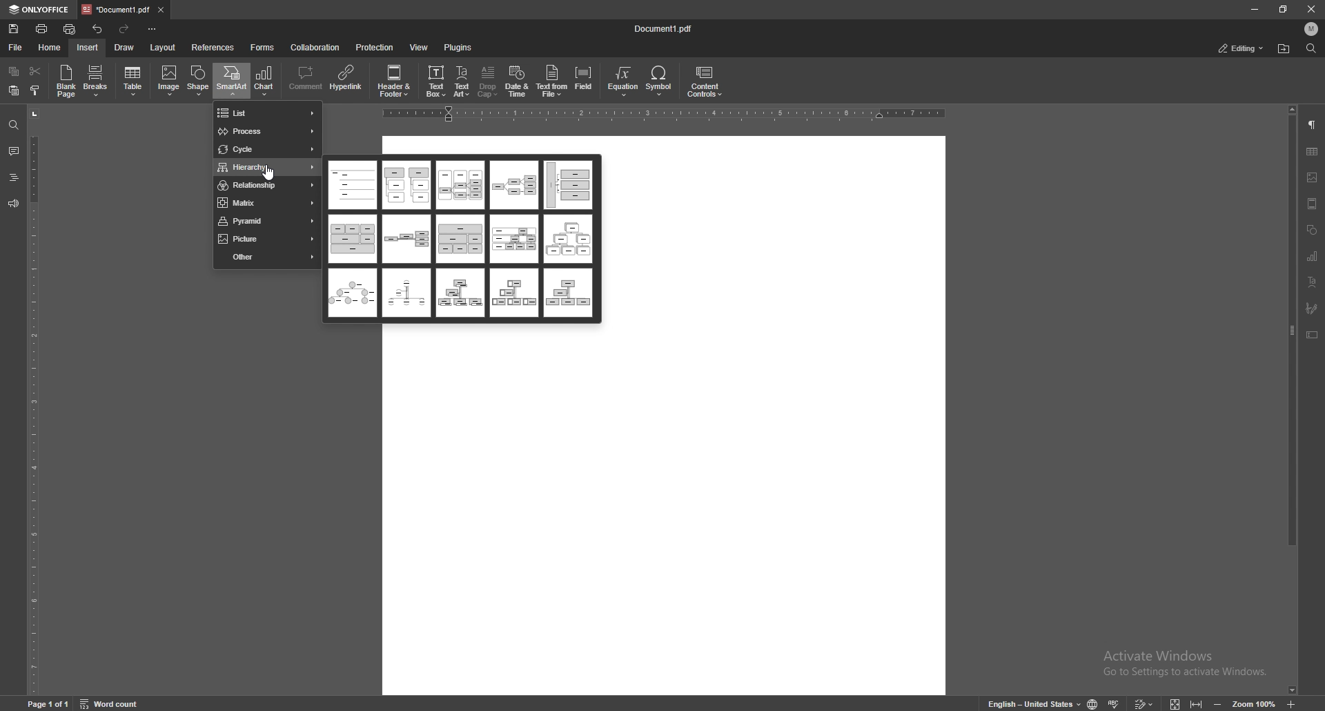 The height and width of the screenshot is (711, 1325). What do you see at coordinates (1283, 9) in the screenshot?
I see `resize` at bounding box center [1283, 9].